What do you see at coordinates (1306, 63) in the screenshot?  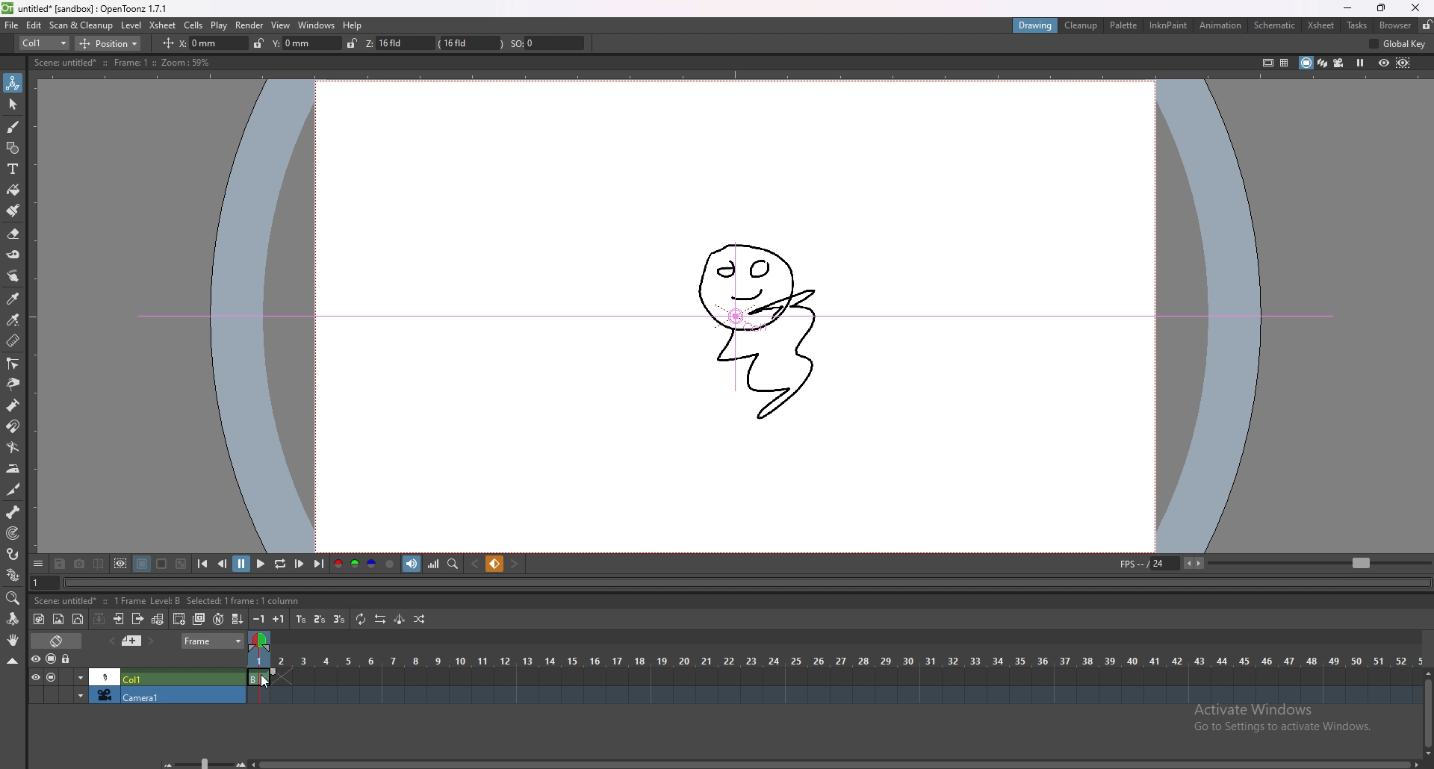 I see `camera stand view` at bounding box center [1306, 63].